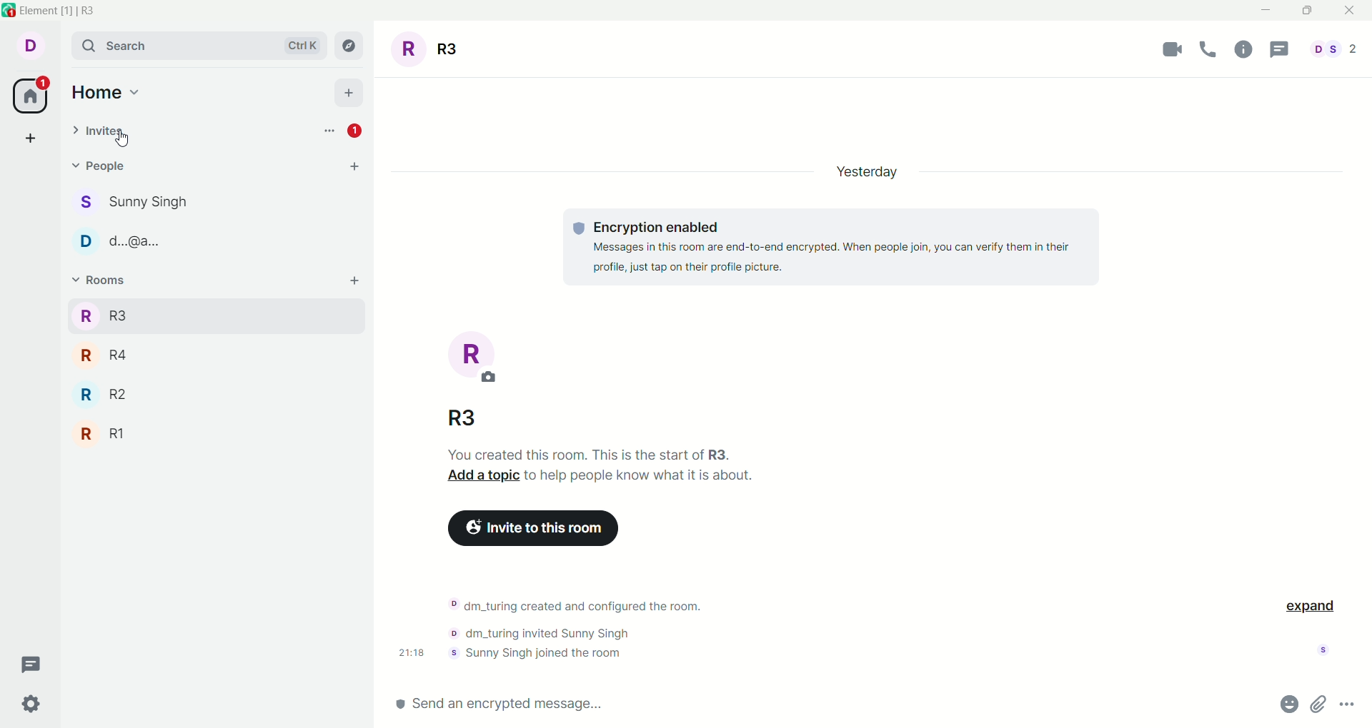  Describe the element at coordinates (1281, 49) in the screenshot. I see `thread` at that location.